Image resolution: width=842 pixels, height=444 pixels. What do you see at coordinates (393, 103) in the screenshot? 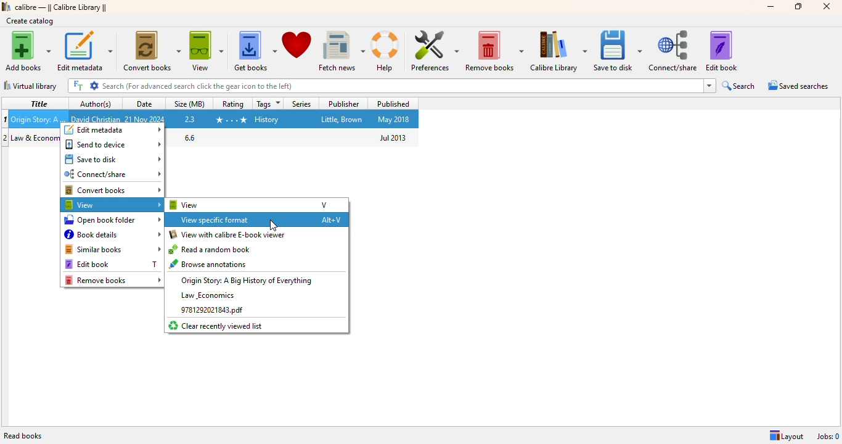
I see `published` at bounding box center [393, 103].